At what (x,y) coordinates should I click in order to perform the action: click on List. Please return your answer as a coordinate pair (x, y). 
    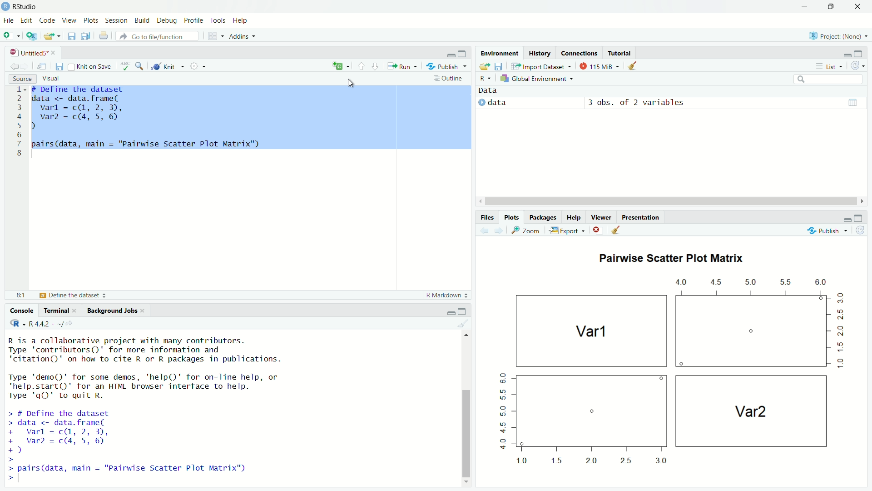
    Looking at the image, I should click on (829, 66).